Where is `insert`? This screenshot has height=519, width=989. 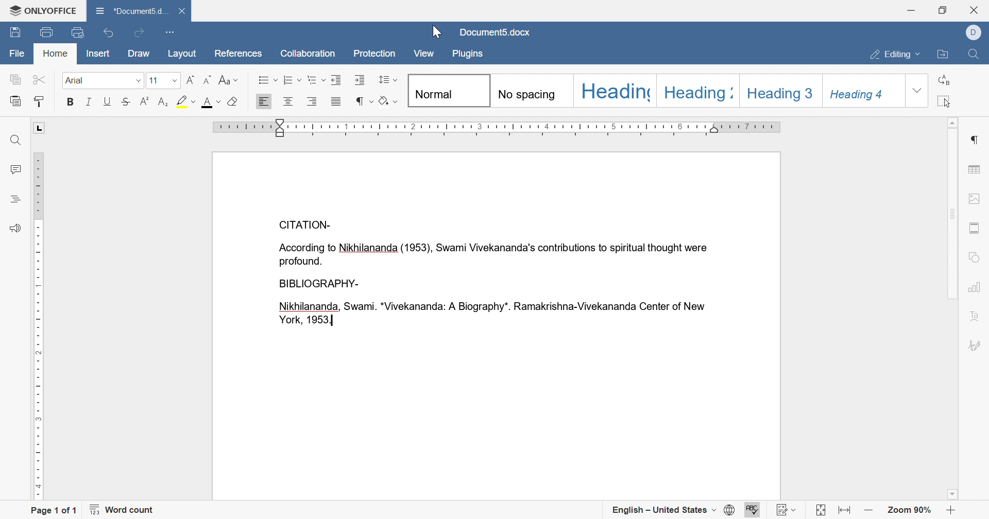 insert is located at coordinates (100, 54).